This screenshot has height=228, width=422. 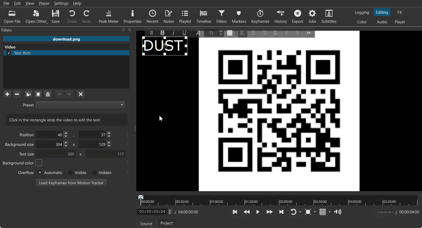 What do you see at coordinates (162, 119) in the screenshot?
I see `Cursor` at bounding box center [162, 119].